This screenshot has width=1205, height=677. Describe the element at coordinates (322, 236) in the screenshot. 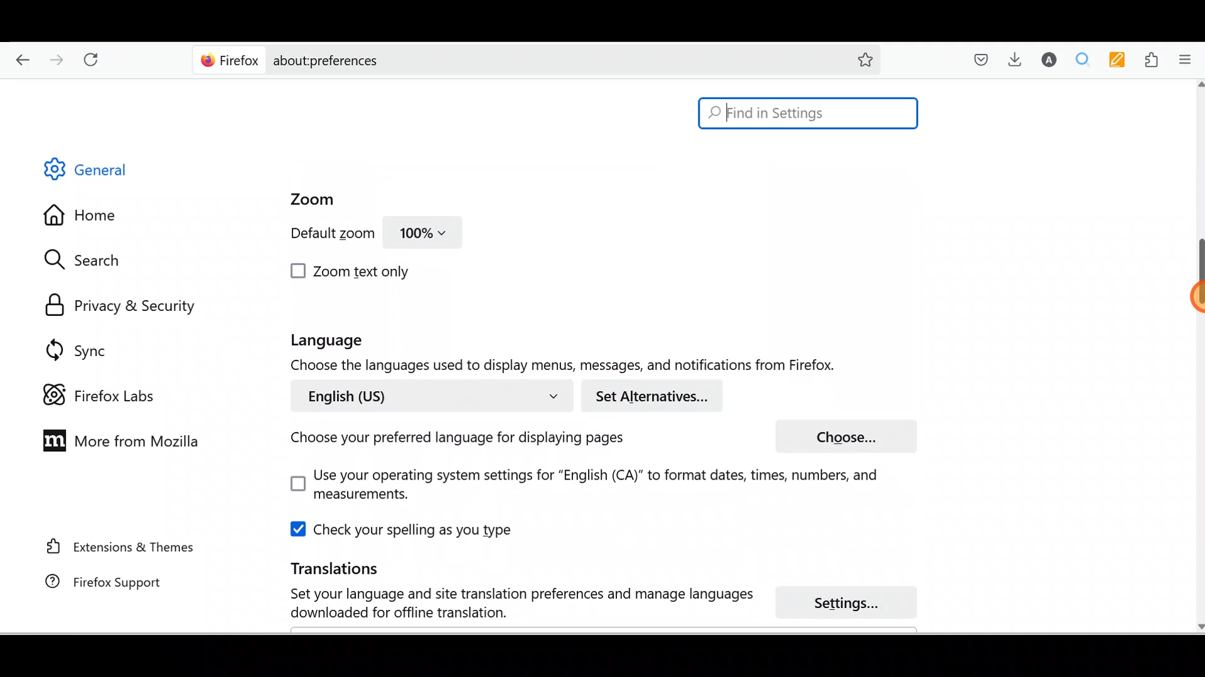

I see `Default zoom` at that location.